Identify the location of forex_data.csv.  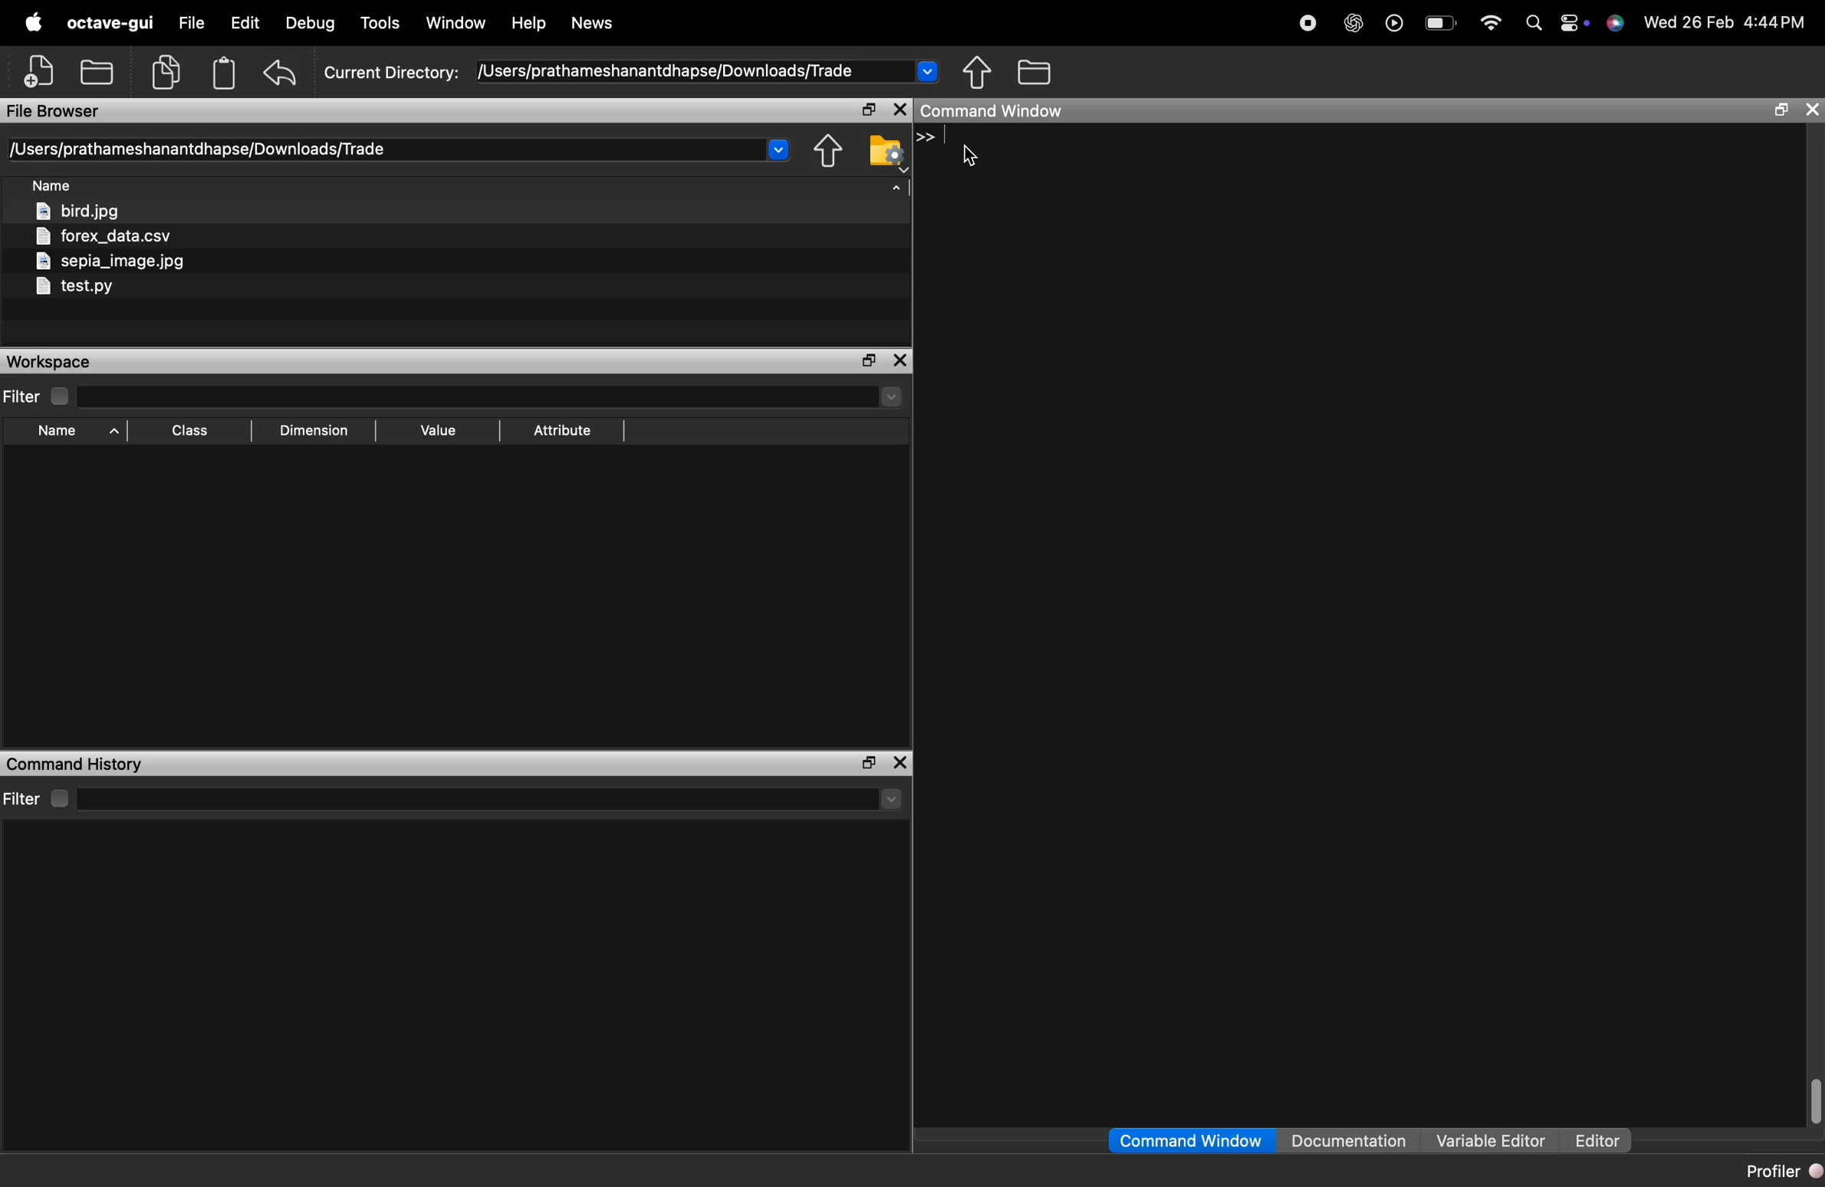
(103, 236).